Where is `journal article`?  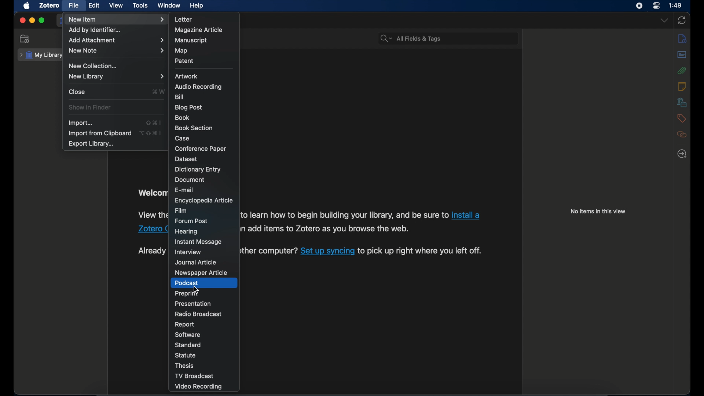
journal article is located at coordinates (196, 263).